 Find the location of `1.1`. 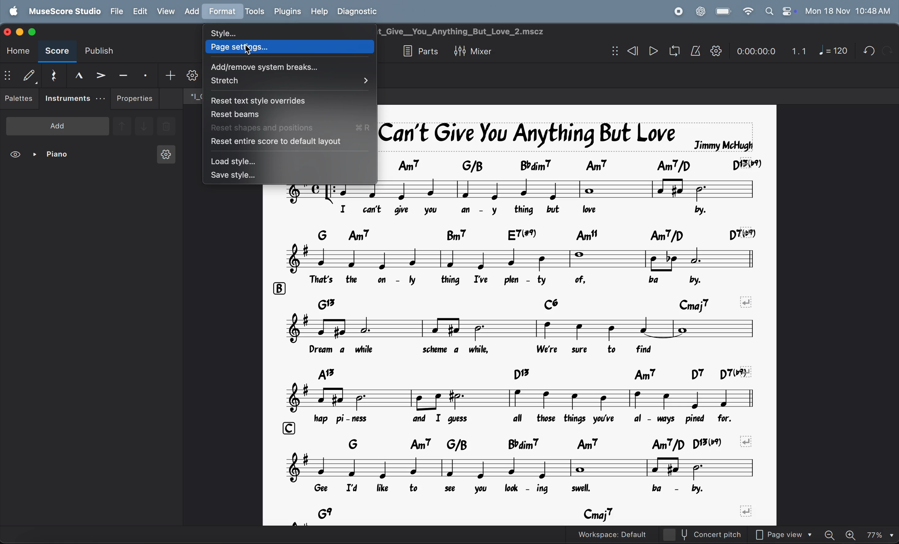

1.1 is located at coordinates (799, 49).